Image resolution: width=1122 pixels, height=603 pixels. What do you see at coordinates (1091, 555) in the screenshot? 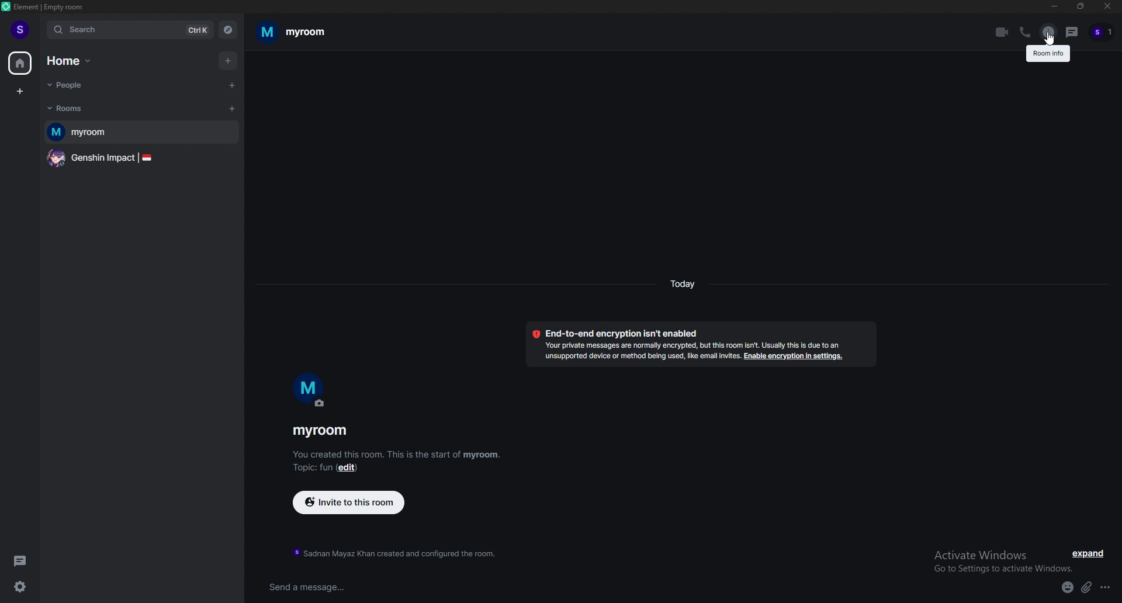
I see `expand` at bounding box center [1091, 555].